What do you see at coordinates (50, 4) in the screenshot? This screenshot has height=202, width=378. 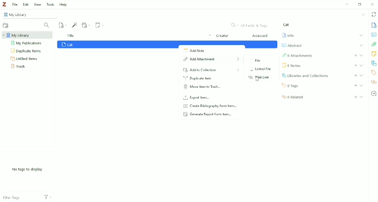 I see `Tools` at bounding box center [50, 4].